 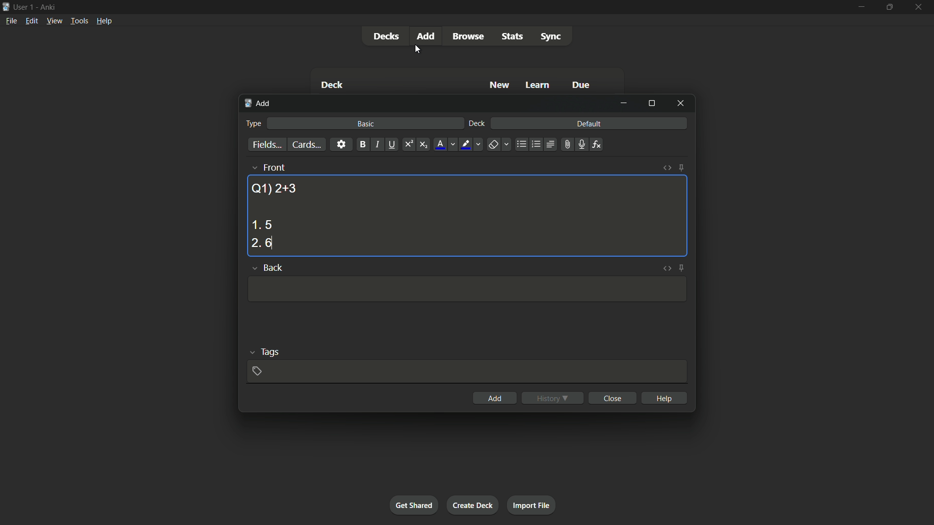 I want to click on maximize, so click(x=888, y=7).